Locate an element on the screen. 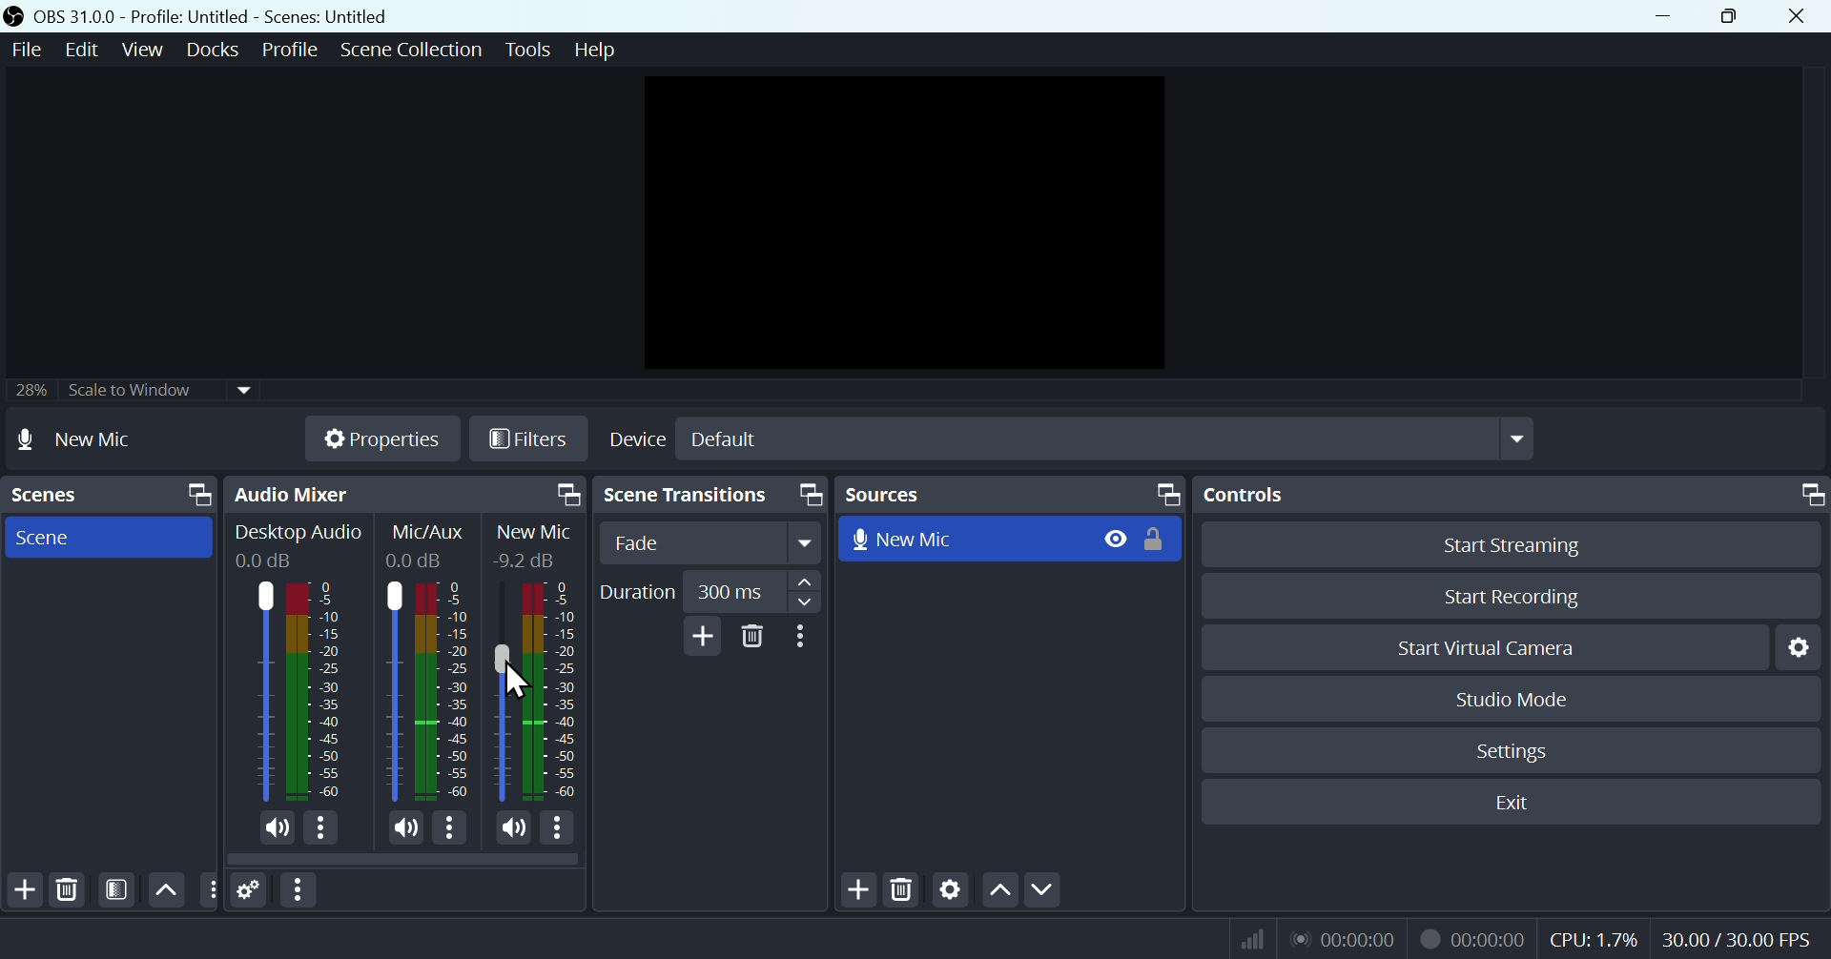  Mic/Aux is located at coordinates (443, 690).